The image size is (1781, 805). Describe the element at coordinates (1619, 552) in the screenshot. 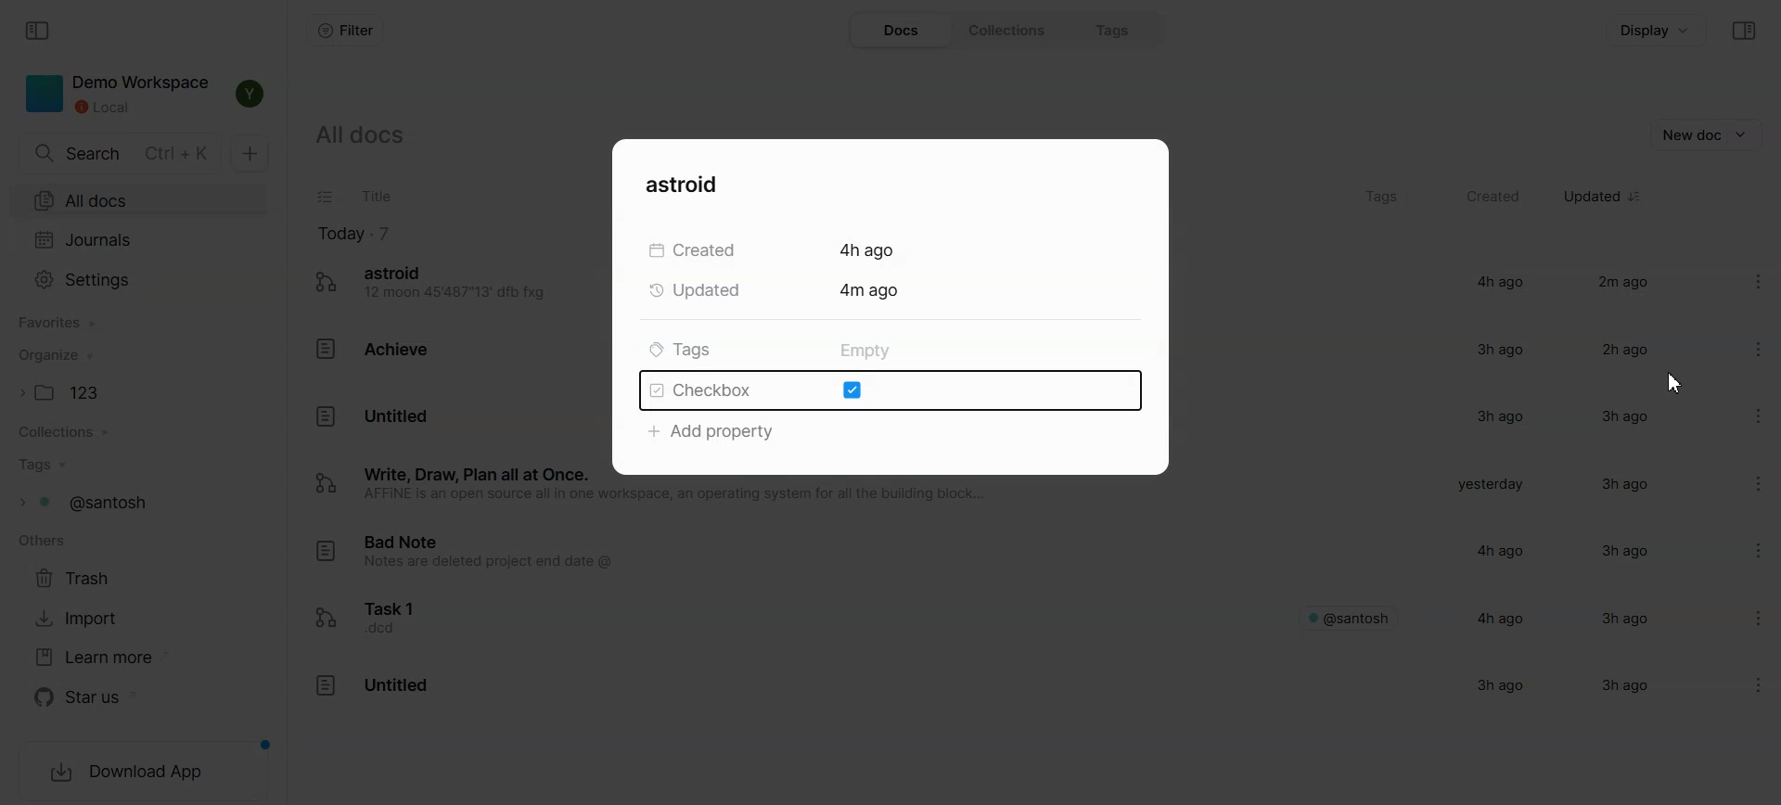

I see `3h ago` at that location.